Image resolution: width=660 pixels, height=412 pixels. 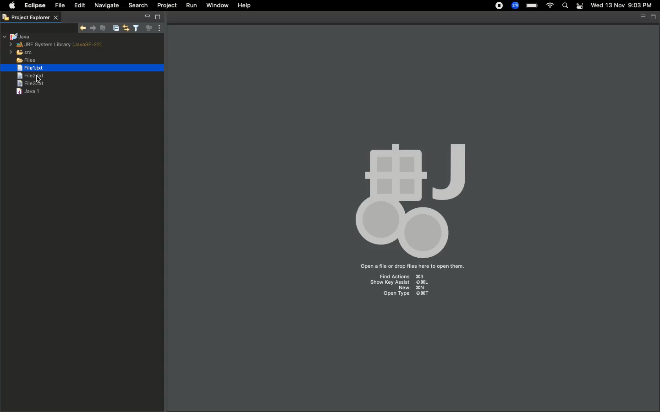 I want to click on Java, so click(x=18, y=37).